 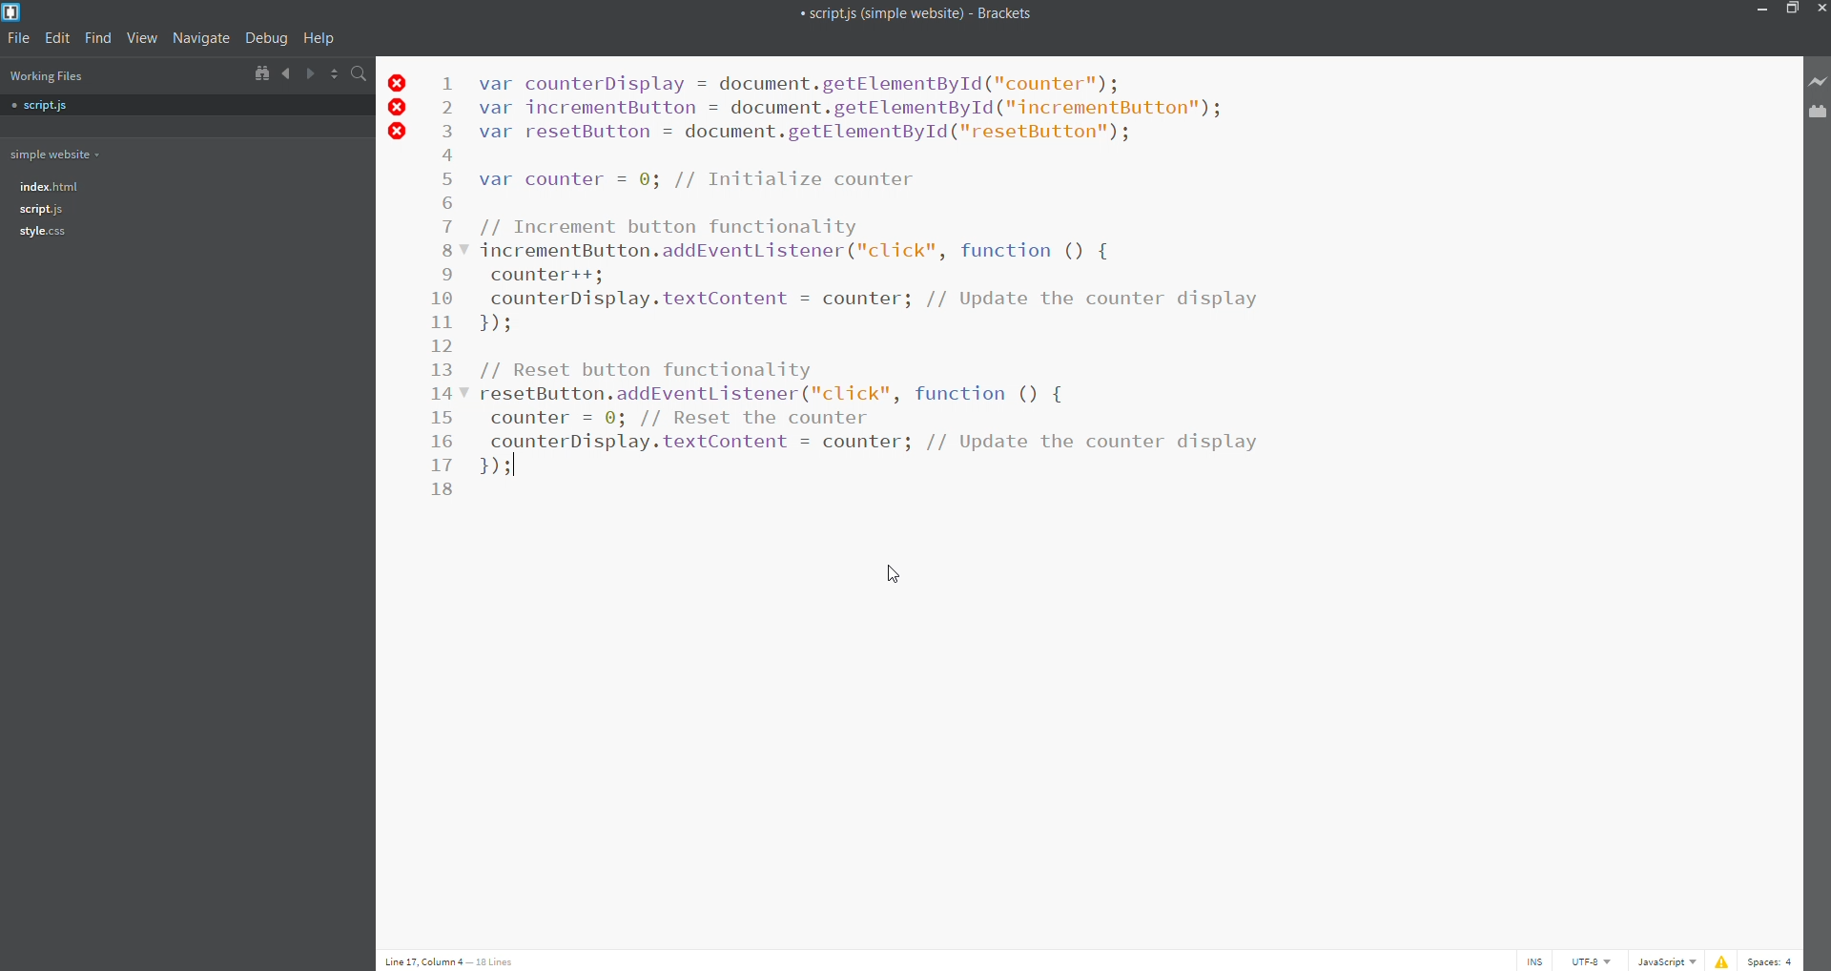 What do you see at coordinates (1533, 961) in the screenshot?
I see `cursor taggle` at bounding box center [1533, 961].